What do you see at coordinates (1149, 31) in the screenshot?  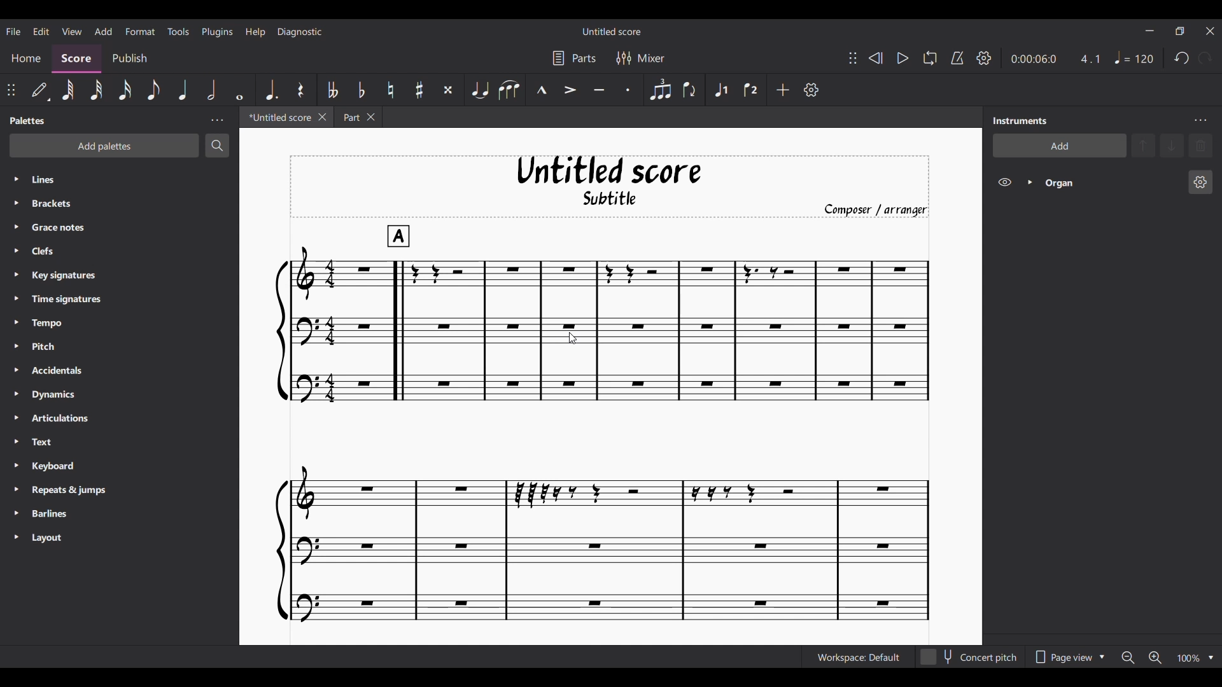 I see `Minimize` at bounding box center [1149, 31].